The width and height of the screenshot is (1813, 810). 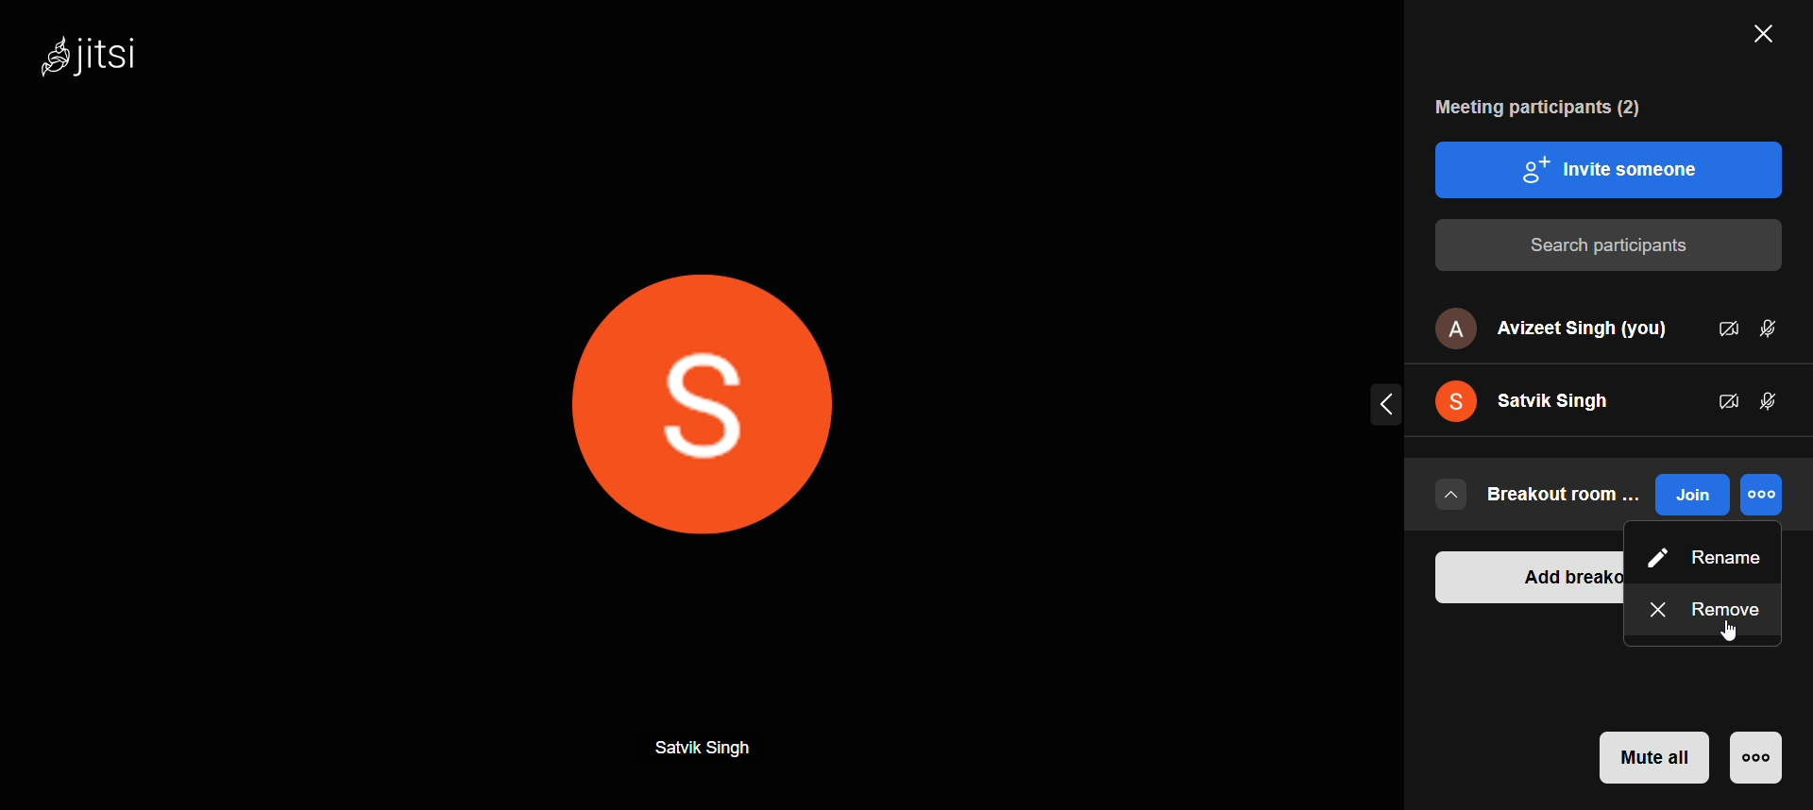 I want to click on drop down, so click(x=1451, y=493).